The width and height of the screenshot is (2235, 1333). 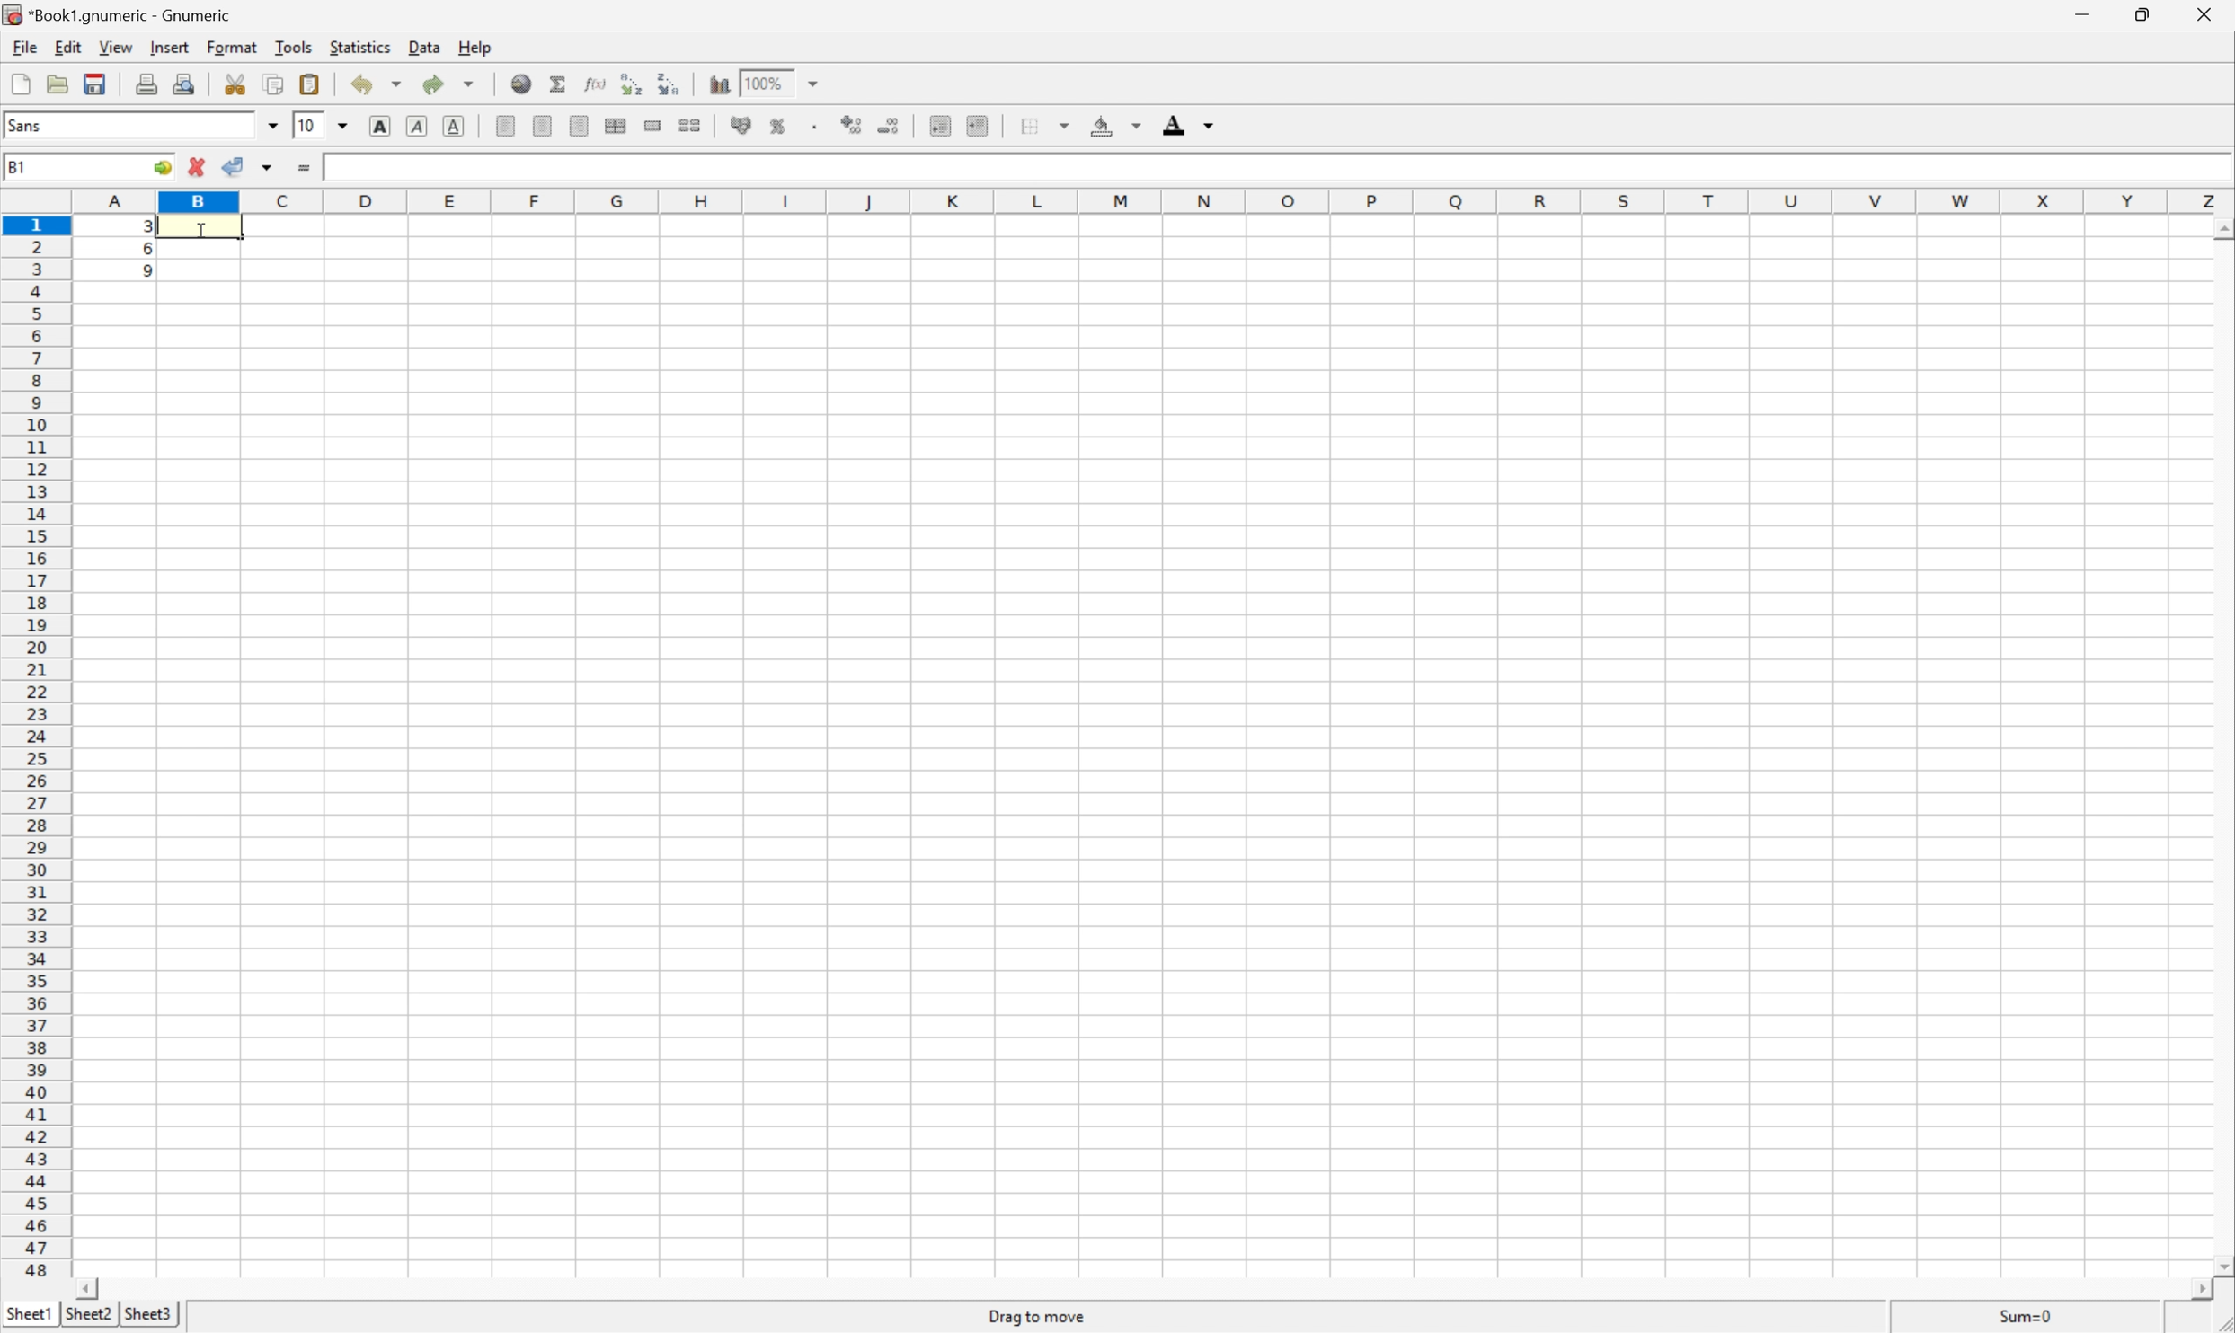 What do you see at coordinates (294, 45) in the screenshot?
I see `Tools` at bounding box center [294, 45].